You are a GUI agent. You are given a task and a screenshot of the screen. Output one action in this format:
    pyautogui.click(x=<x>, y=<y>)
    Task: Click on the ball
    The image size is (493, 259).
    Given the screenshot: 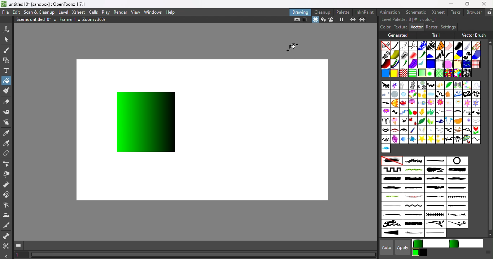 What is the action you would take?
    pyautogui.click(x=422, y=85)
    